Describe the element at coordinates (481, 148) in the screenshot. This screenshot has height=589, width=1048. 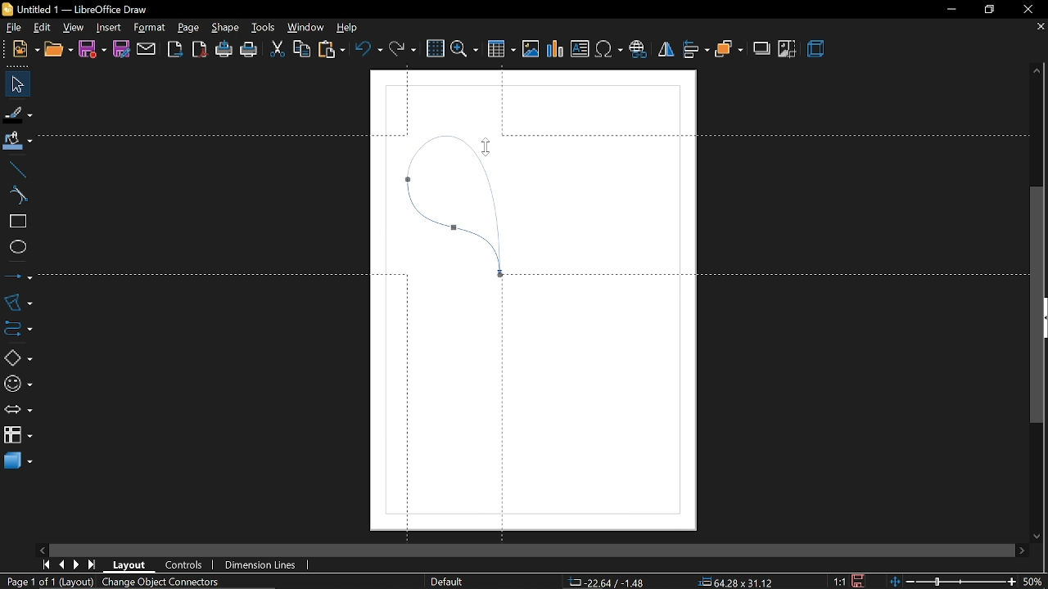
I see `Cursor` at that location.